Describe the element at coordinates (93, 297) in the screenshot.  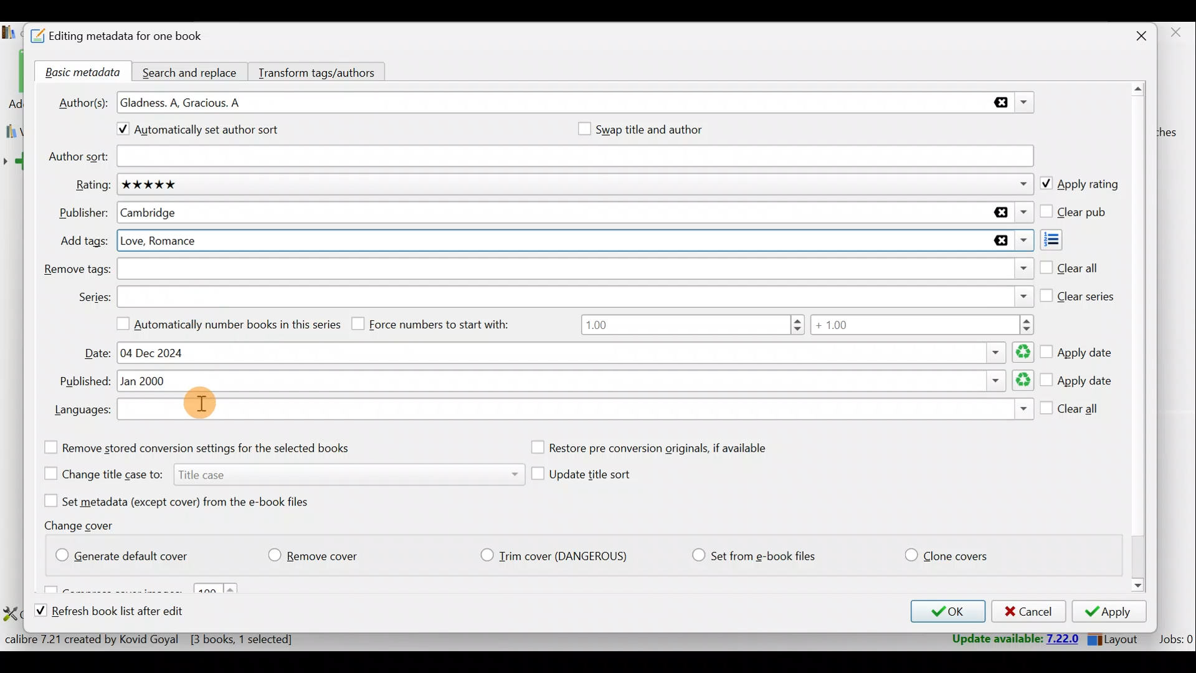
I see `Series:` at that location.